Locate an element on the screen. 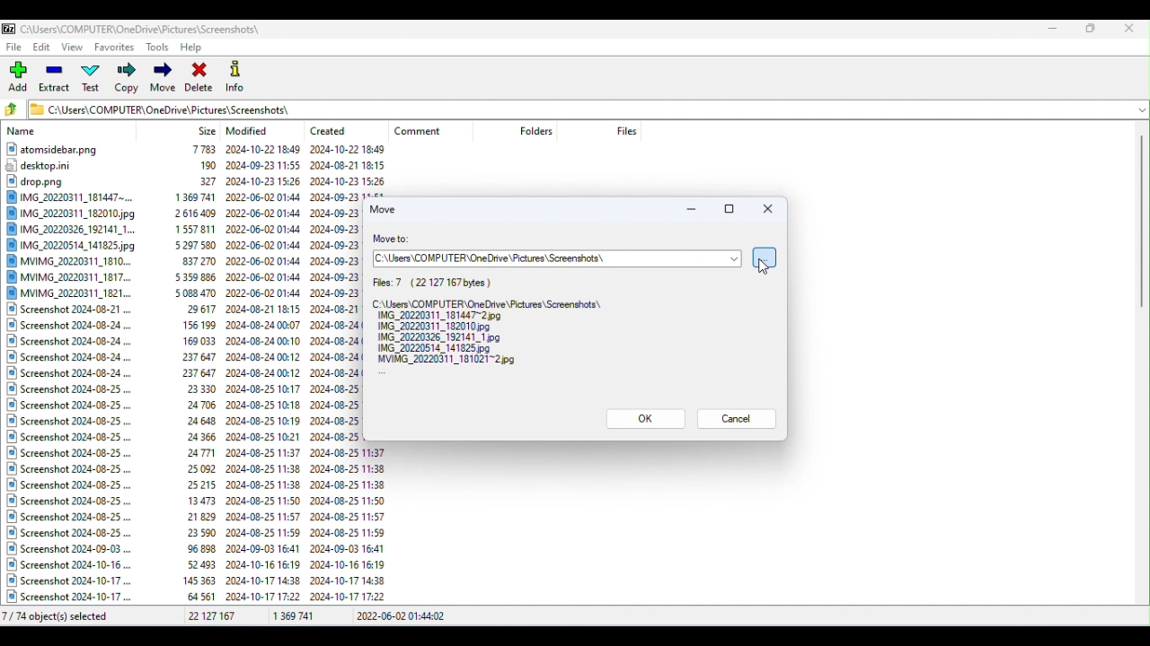  Favorites is located at coordinates (113, 49).